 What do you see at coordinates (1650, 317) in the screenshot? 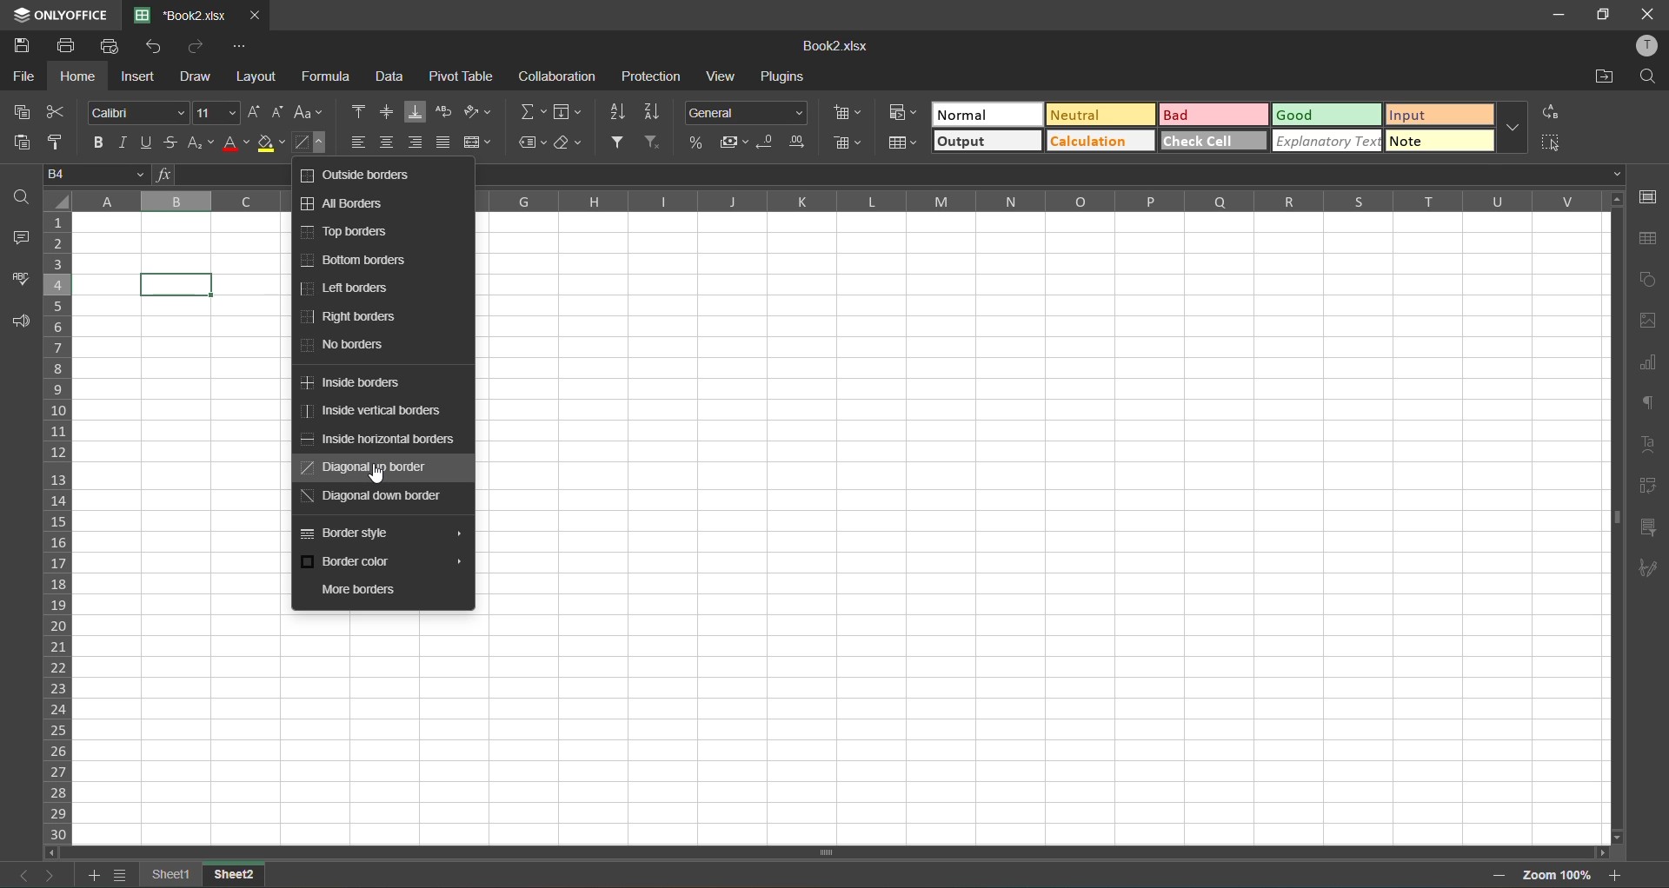
I see `images` at bounding box center [1650, 317].